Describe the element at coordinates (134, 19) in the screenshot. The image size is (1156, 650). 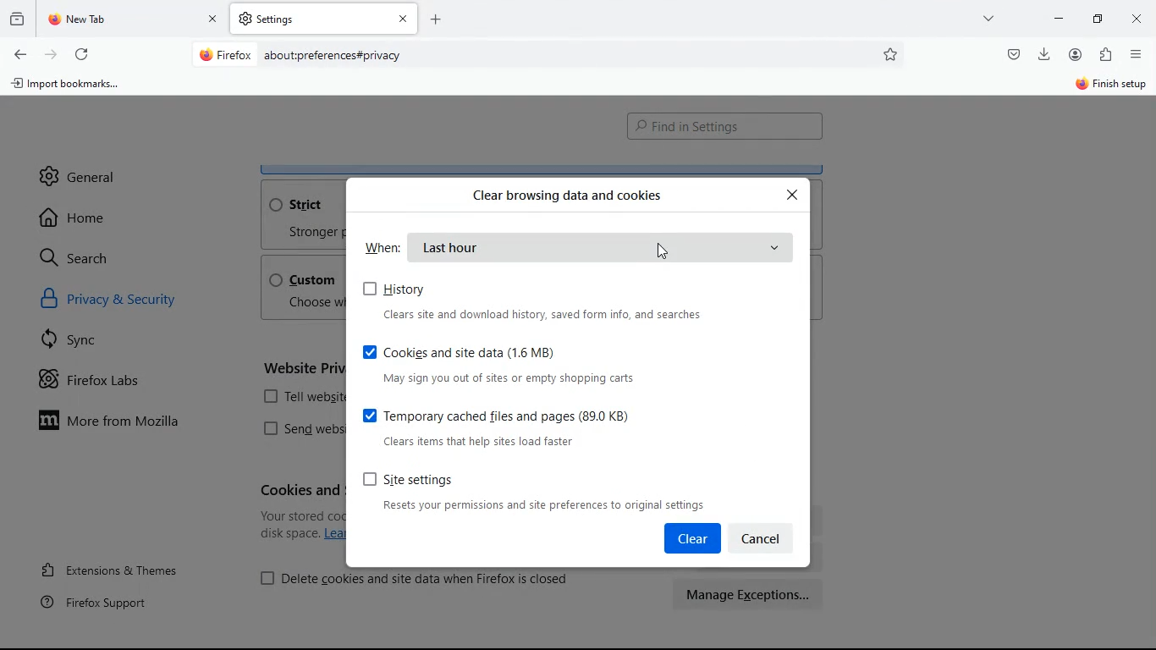
I see `tab` at that location.